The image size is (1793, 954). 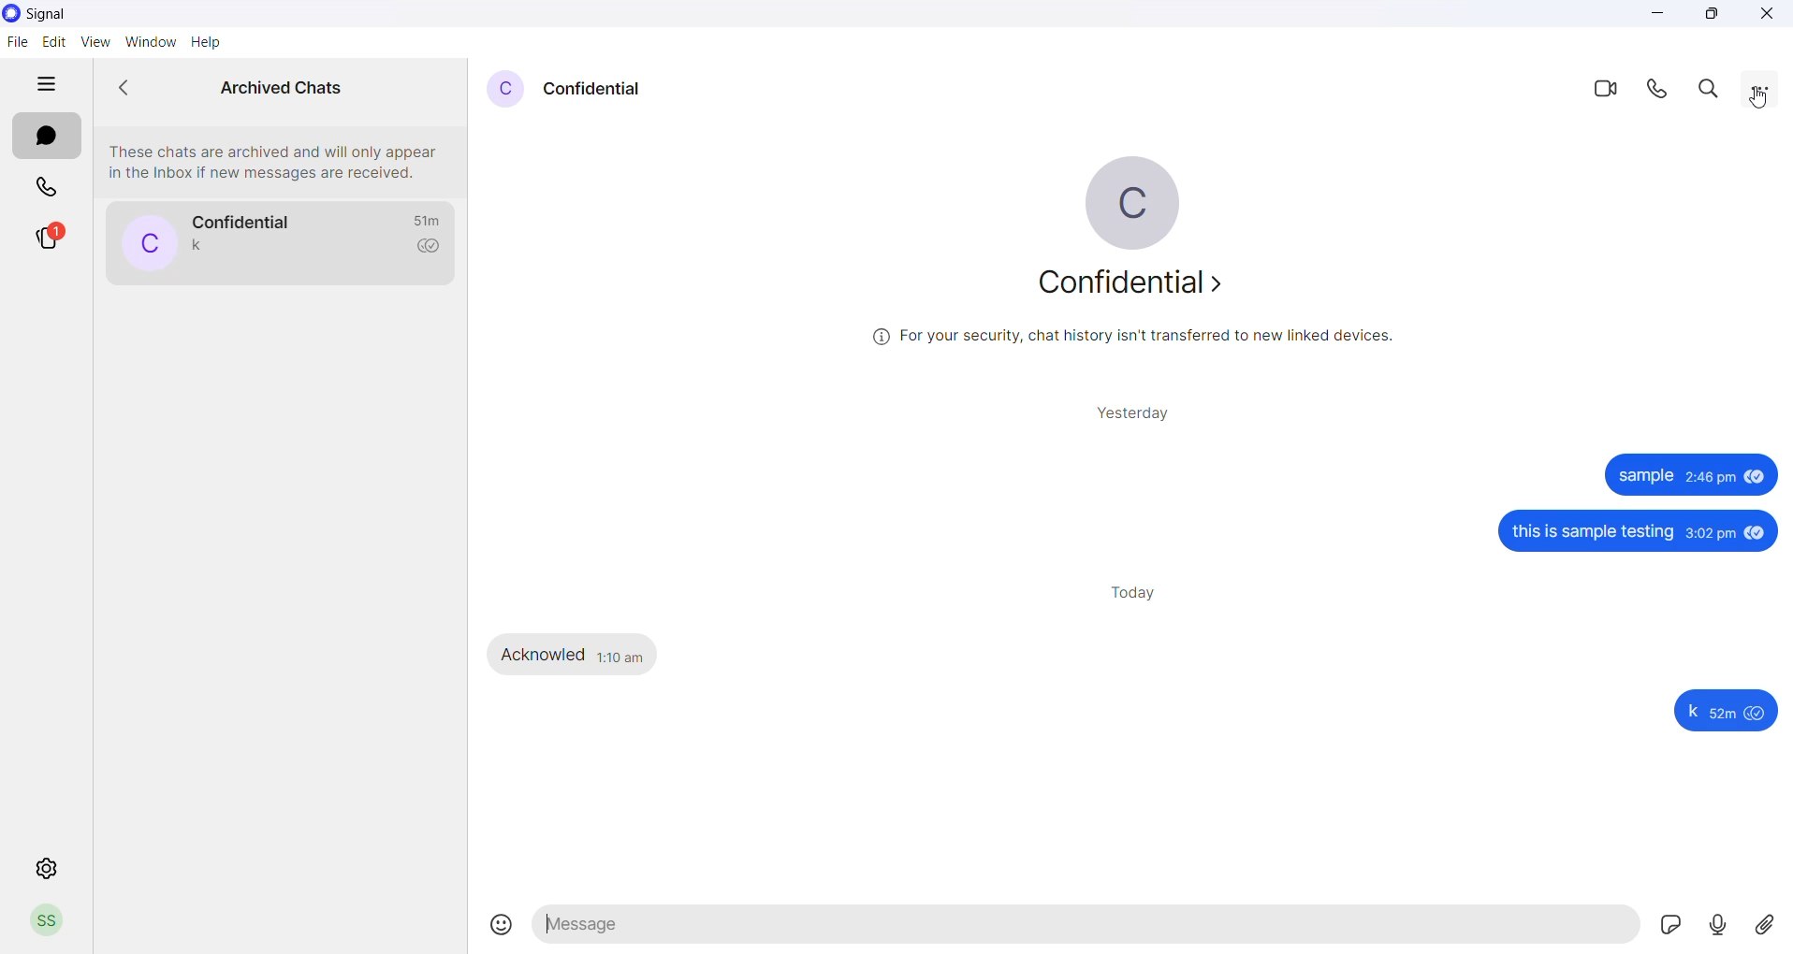 What do you see at coordinates (1717, 926) in the screenshot?
I see `voice note` at bounding box center [1717, 926].